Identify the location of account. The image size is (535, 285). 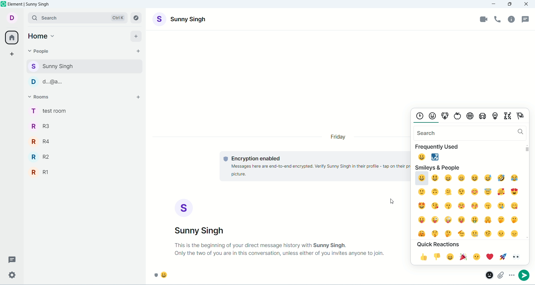
(12, 18).